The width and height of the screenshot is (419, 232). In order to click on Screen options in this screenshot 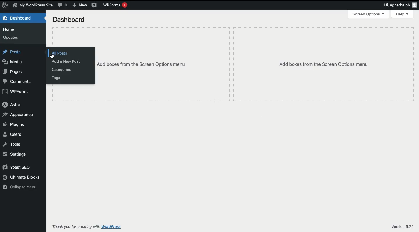, I will do `click(369, 14)`.